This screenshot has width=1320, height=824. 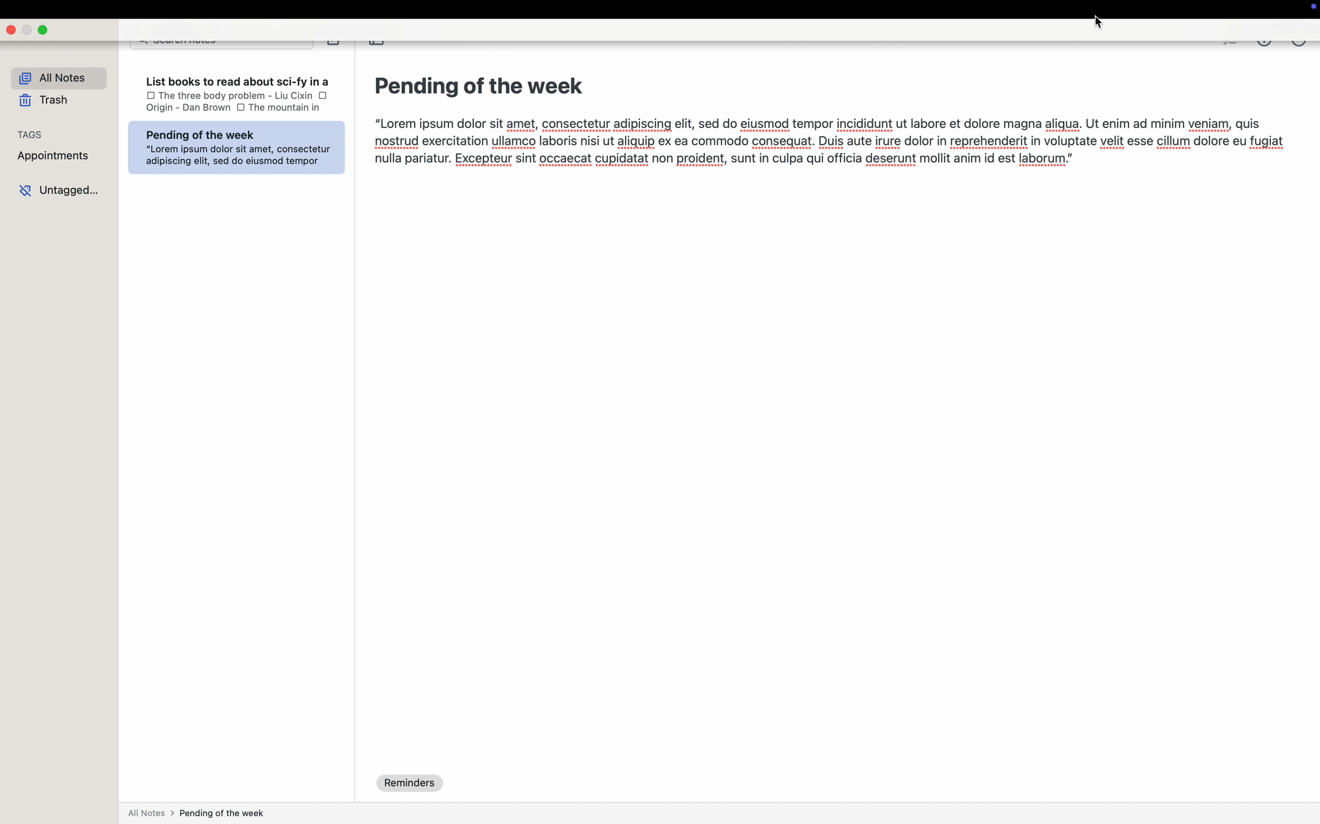 What do you see at coordinates (1099, 22) in the screenshot?
I see `cursor` at bounding box center [1099, 22].